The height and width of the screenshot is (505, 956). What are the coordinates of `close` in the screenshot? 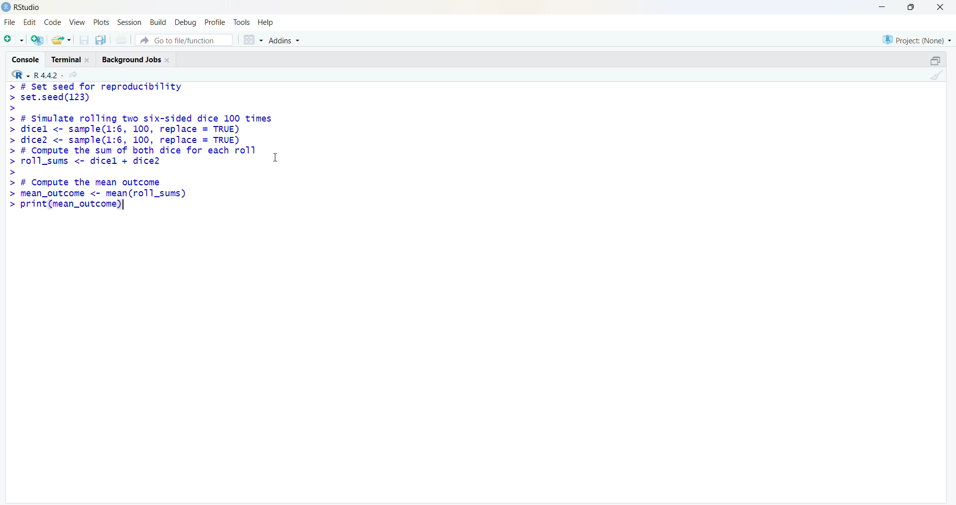 It's located at (88, 60).